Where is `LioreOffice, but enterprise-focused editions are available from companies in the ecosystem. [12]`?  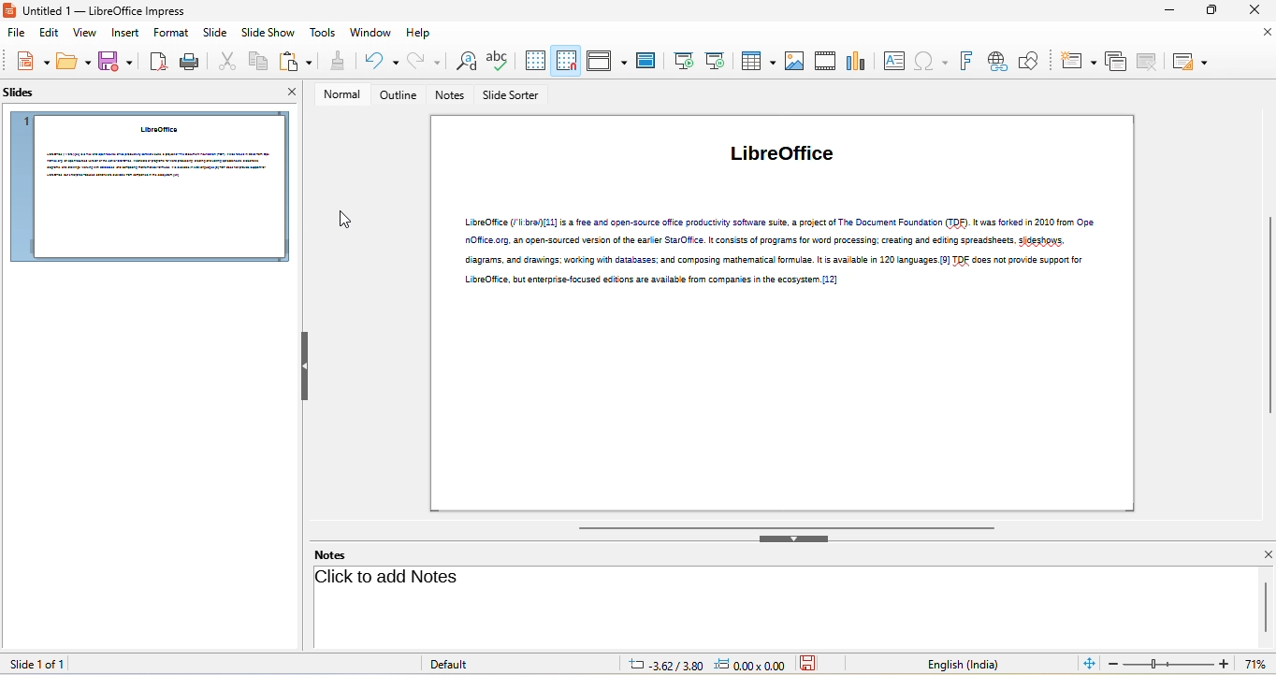 LioreOffice, but enterprise-focused editions are available from companies in the ecosystem. [12] is located at coordinates (658, 280).